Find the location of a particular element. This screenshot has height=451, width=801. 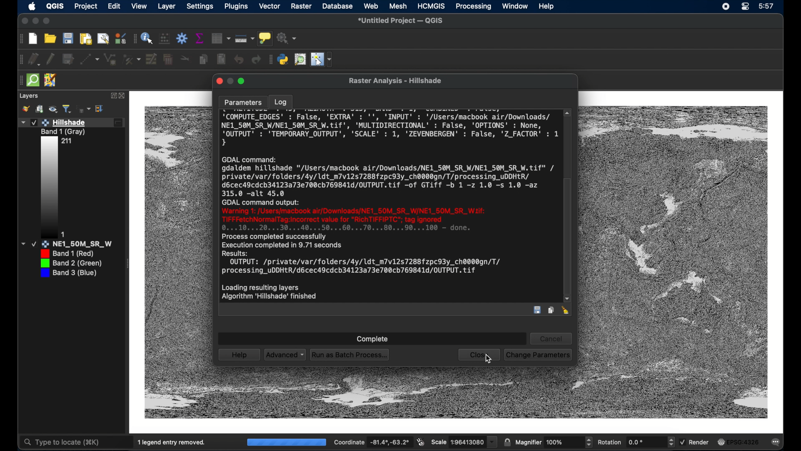

show map tips is located at coordinates (265, 38).